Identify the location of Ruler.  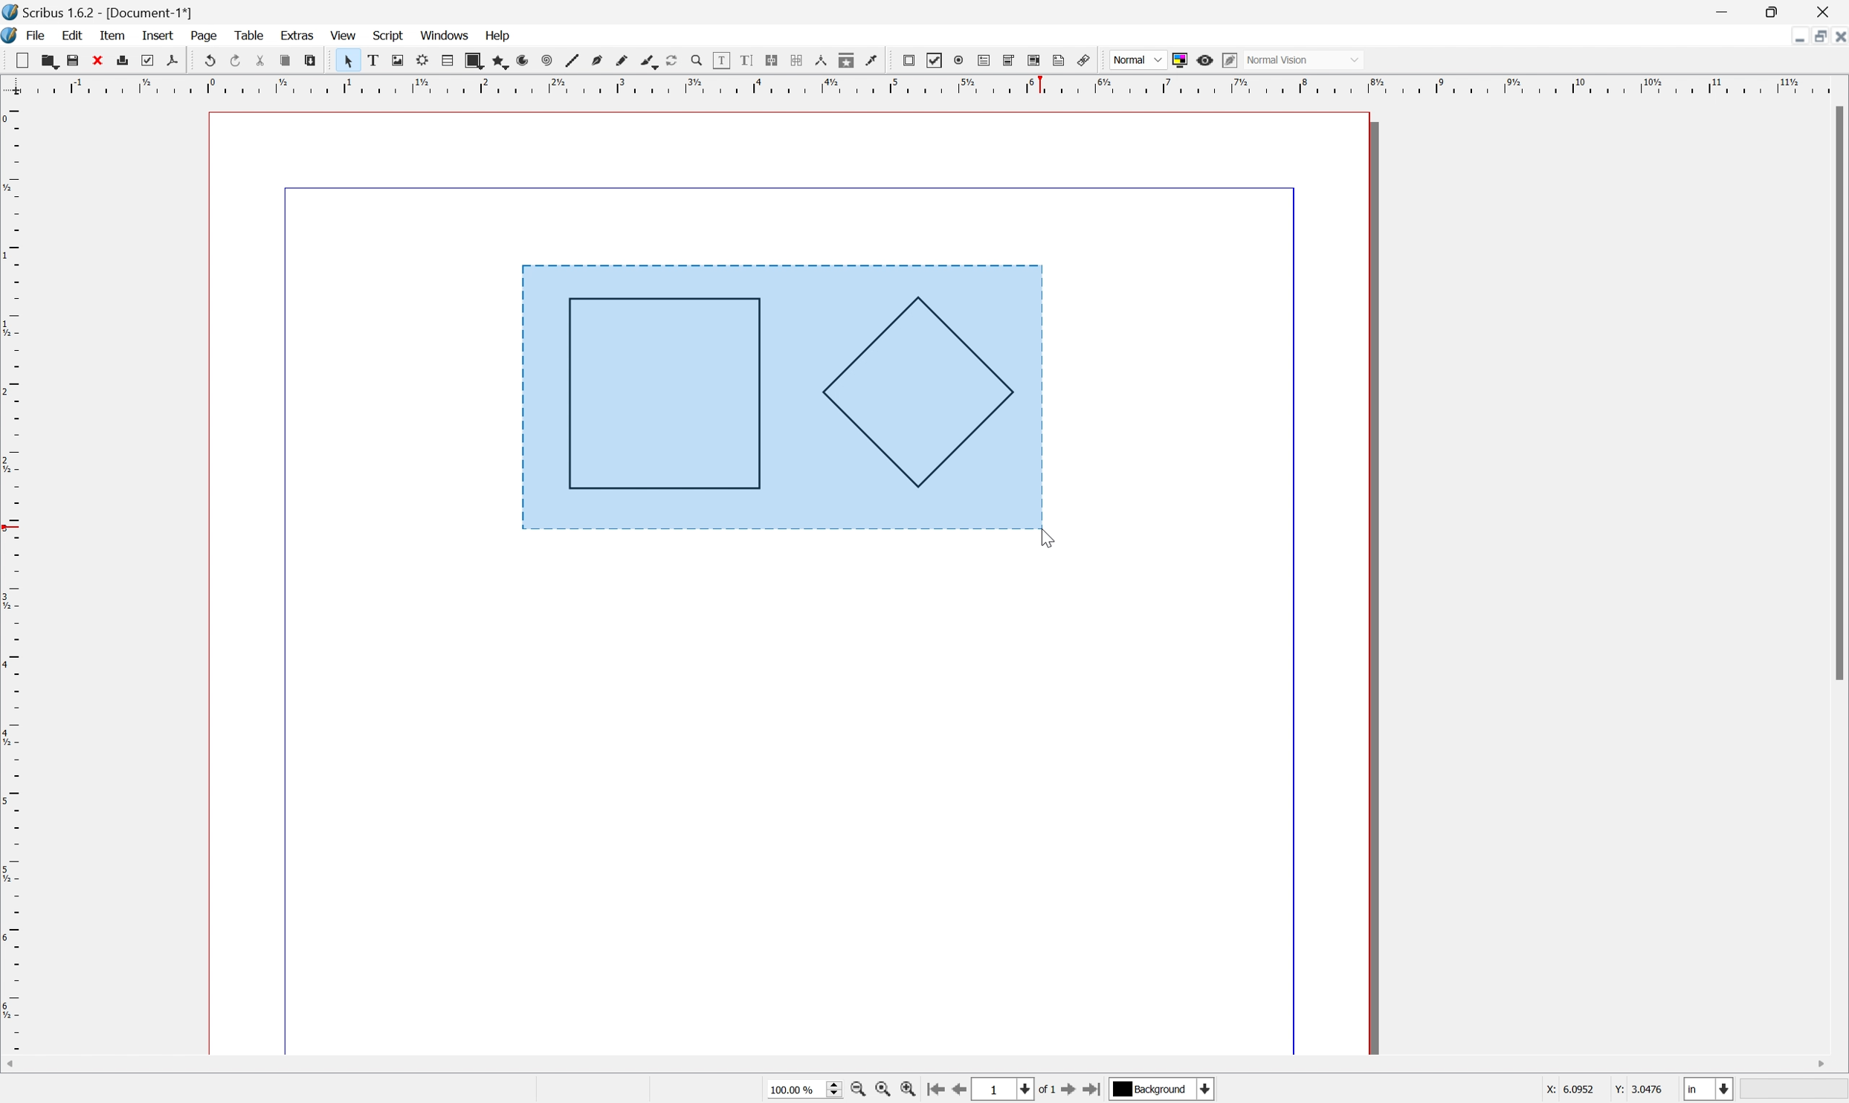
(927, 83).